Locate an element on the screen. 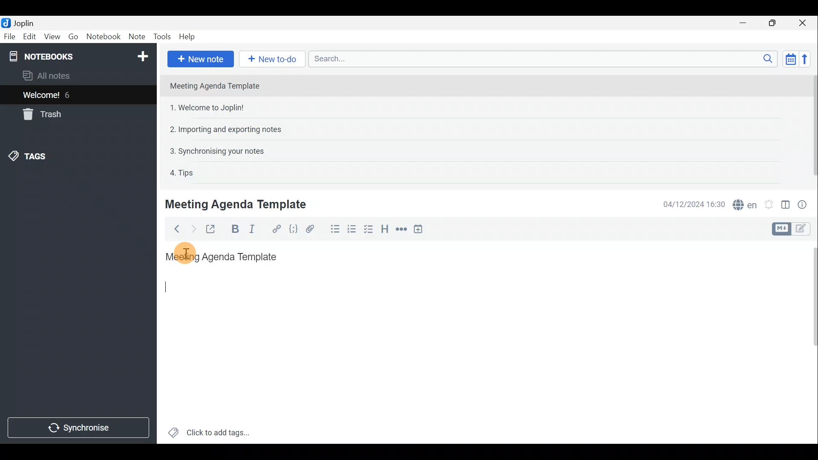 This screenshot has height=460, width=818. Meeting Agenda Template is located at coordinates (237, 204).